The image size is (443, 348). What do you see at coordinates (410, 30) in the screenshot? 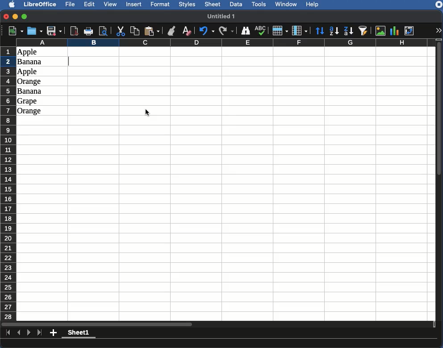
I see `Pivot table` at bounding box center [410, 30].